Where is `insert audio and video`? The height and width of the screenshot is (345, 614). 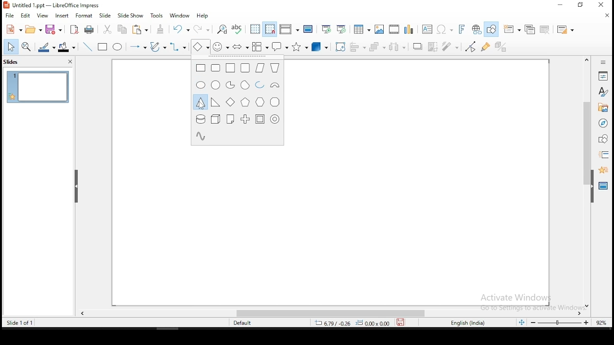
insert audio and video is located at coordinates (394, 28).